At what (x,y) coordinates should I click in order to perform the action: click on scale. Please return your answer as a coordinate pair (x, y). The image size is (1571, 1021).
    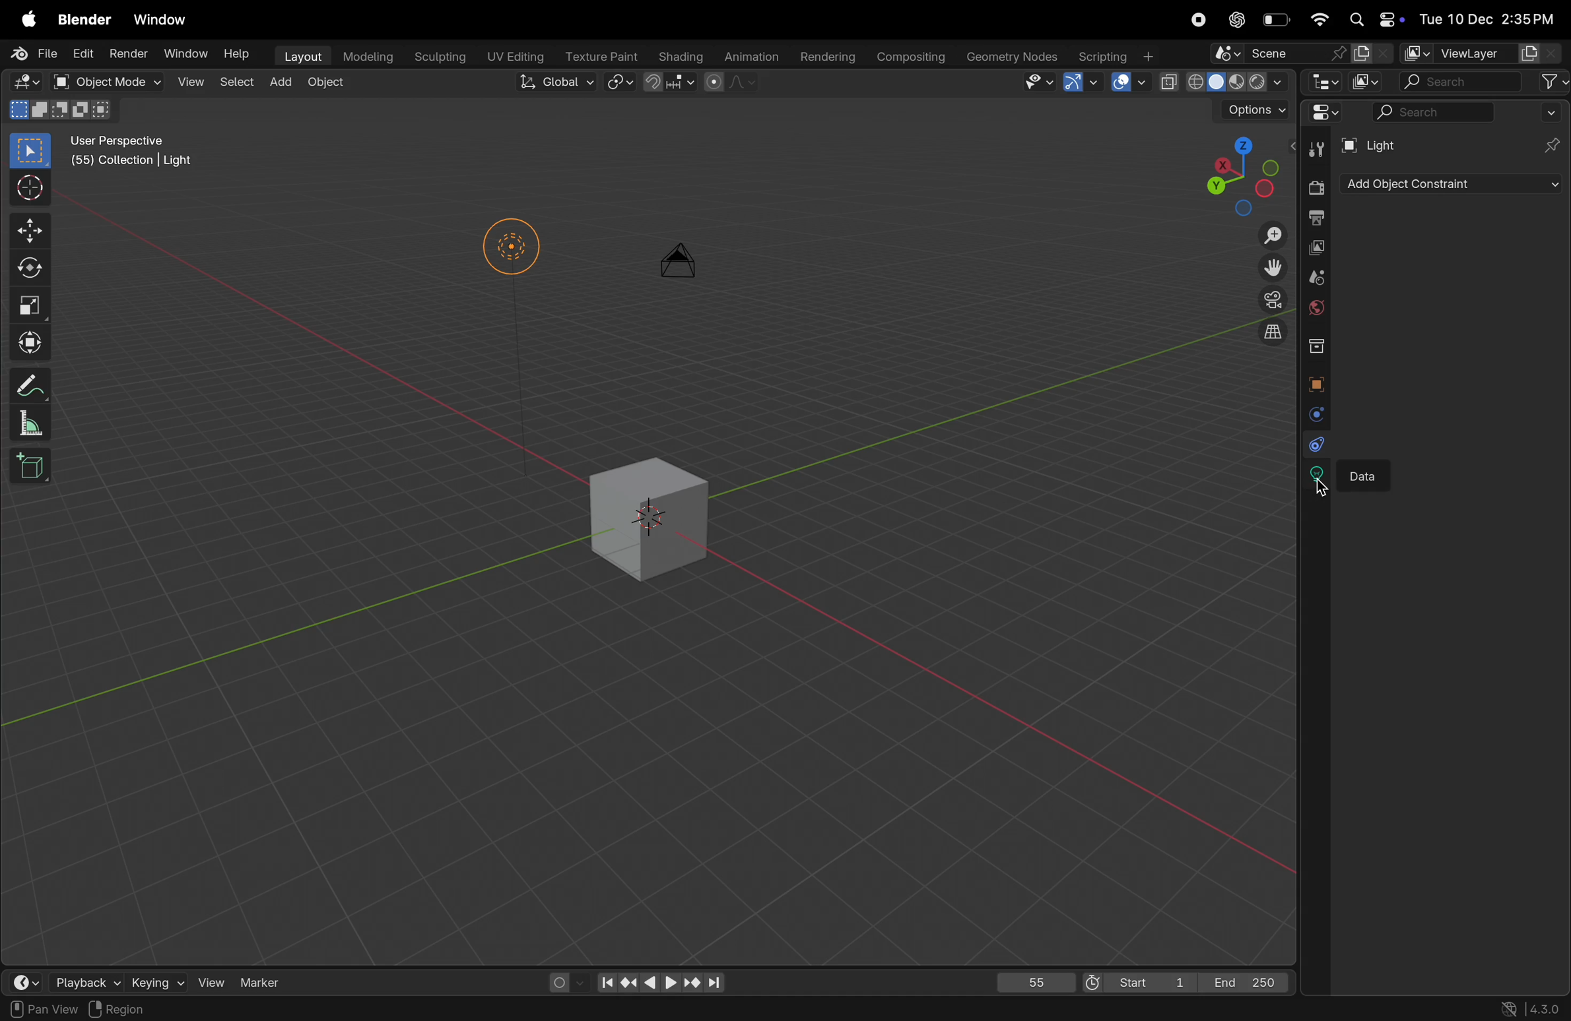
    Looking at the image, I should click on (35, 307).